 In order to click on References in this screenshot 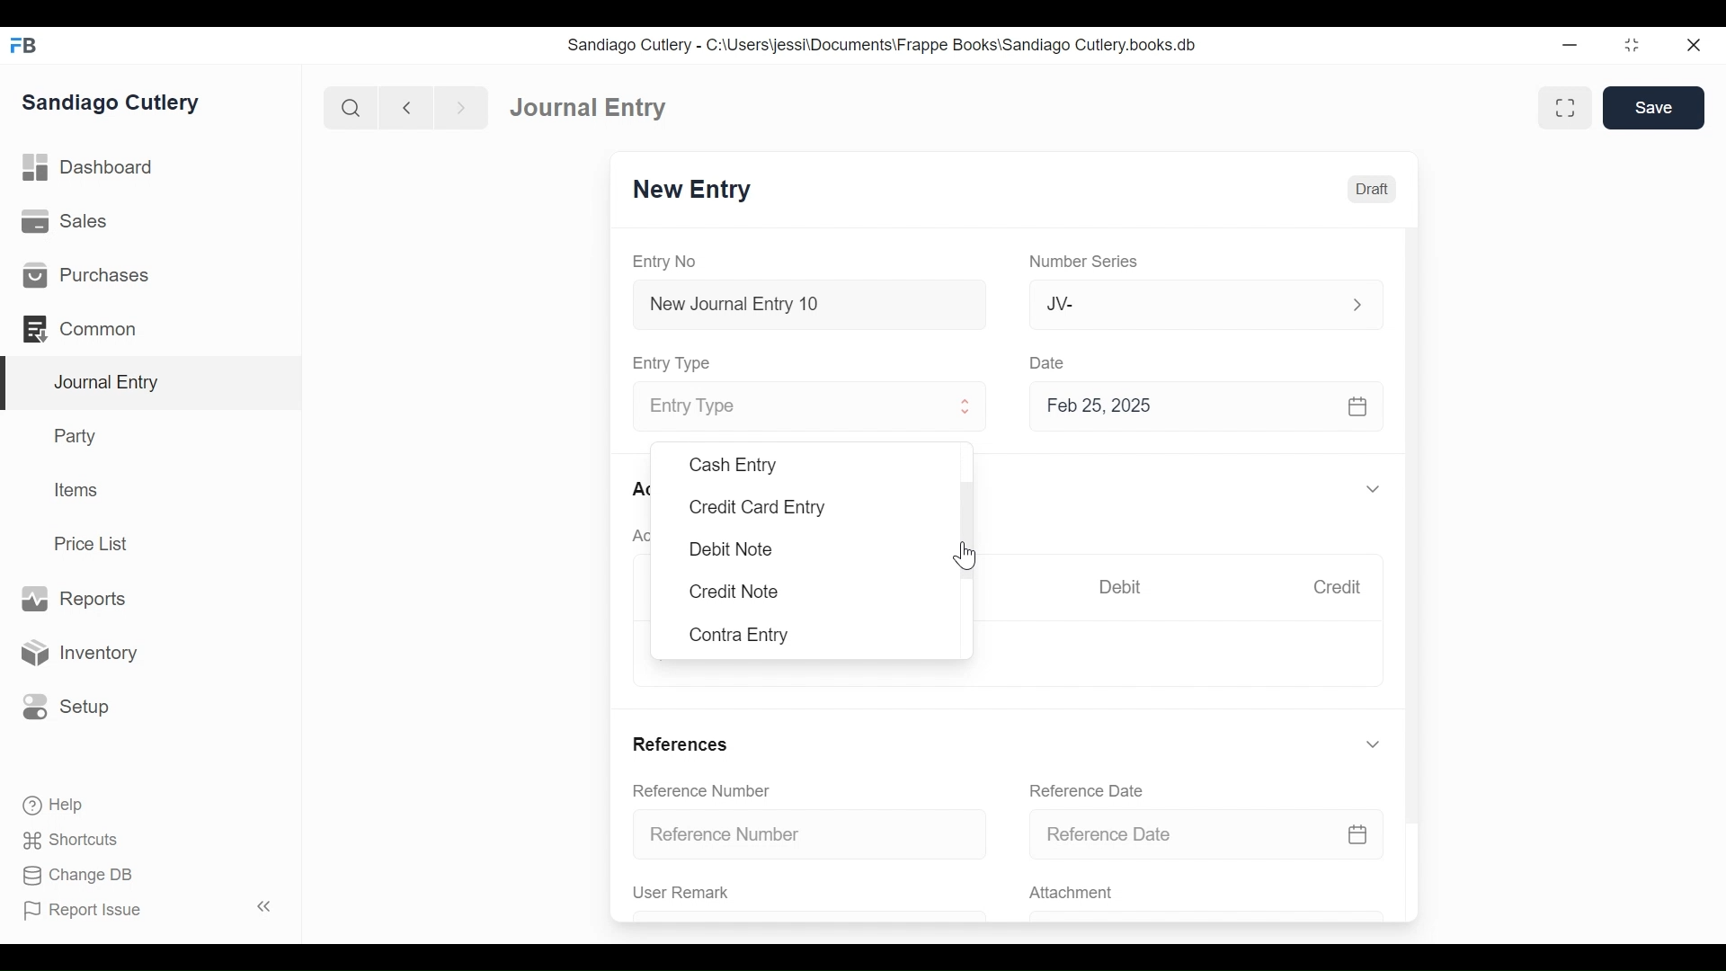, I will do `click(683, 743)`.